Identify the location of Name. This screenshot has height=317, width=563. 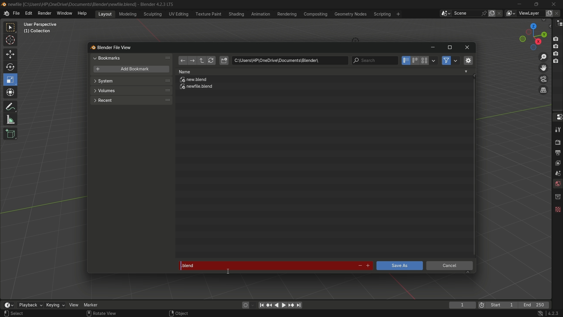
(323, 72).